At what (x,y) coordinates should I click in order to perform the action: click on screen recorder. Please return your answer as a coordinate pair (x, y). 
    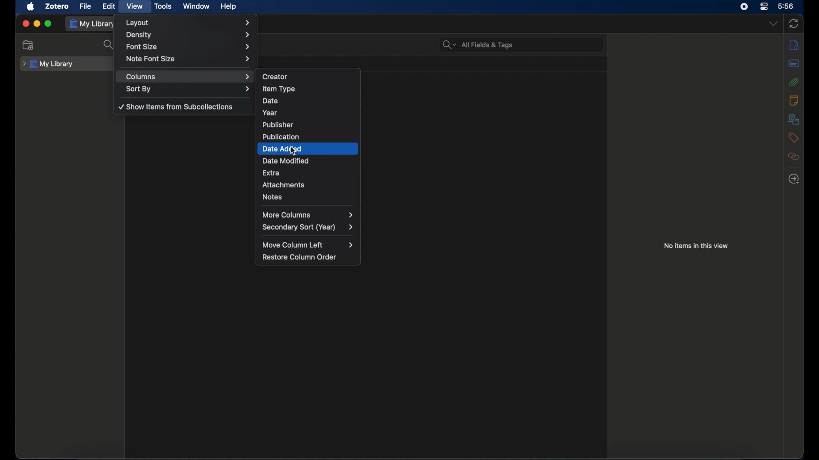
    Looking at the image, I should click on (744, 7).